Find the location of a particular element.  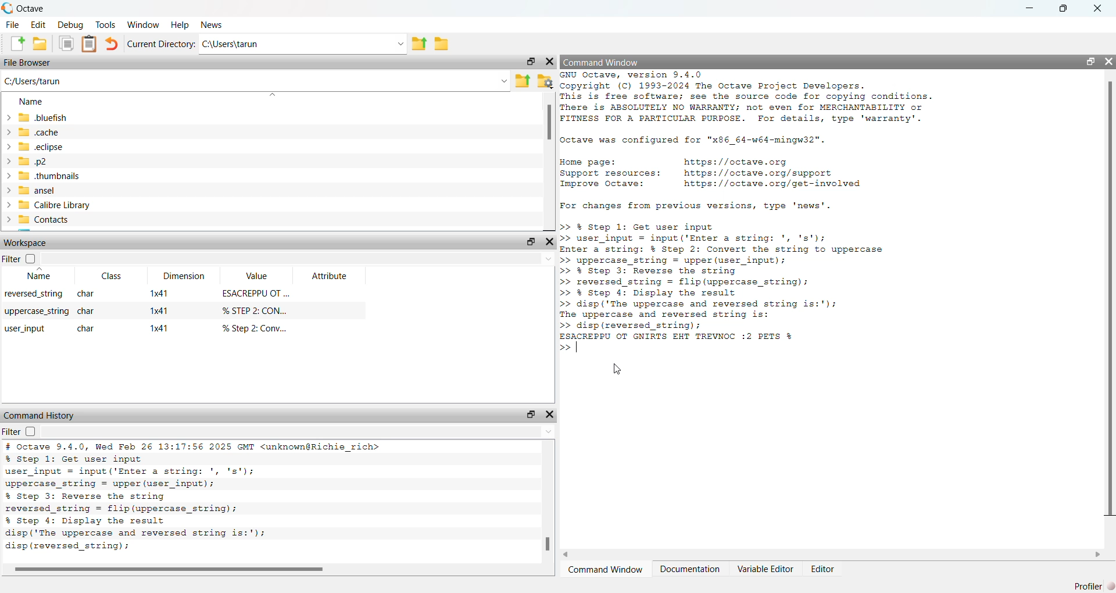

user_input is located at coordinates (26, 328).